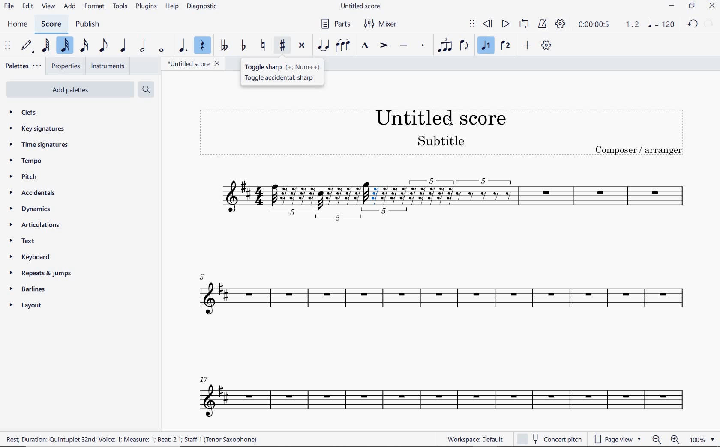 The height and width of the screenshot is (447, 720). Describe the element at coordinates (447, 125) in the screenshot. I see `cursor` at that location.